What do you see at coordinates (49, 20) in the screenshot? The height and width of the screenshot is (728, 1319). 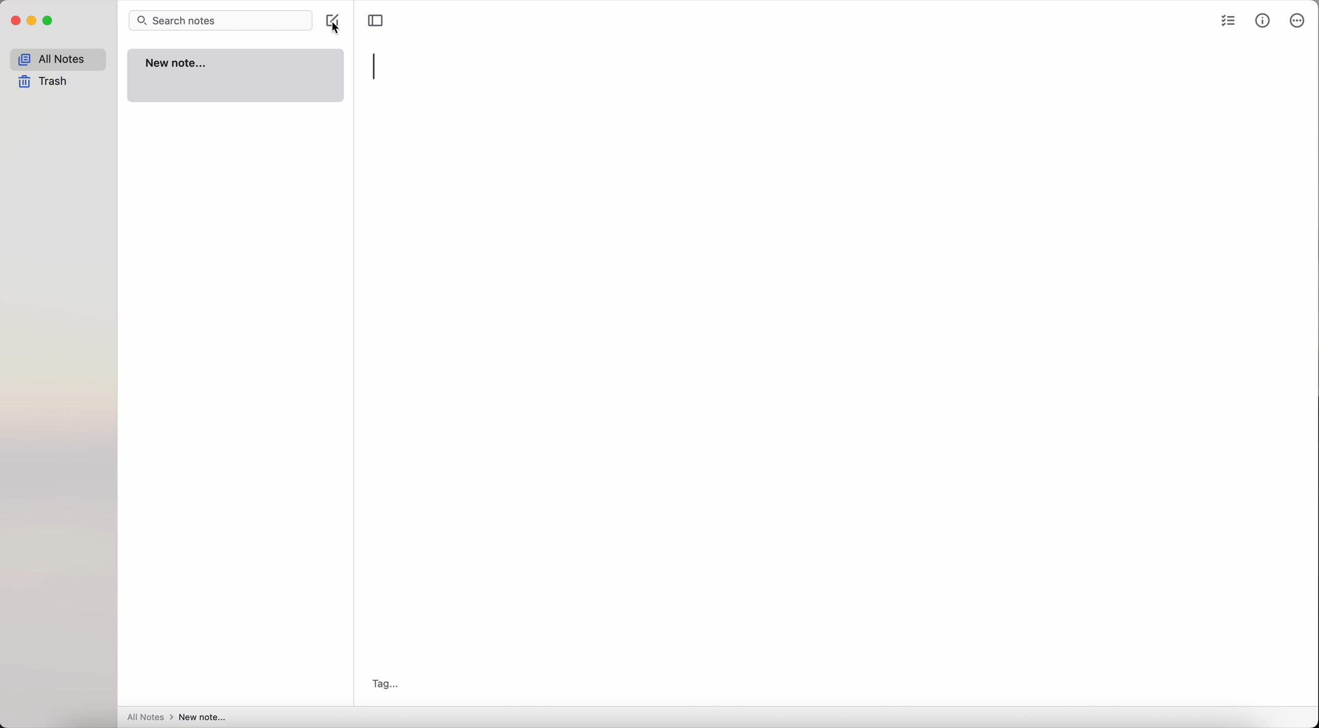 I see `maximize app` at bounding box center [49, 20].